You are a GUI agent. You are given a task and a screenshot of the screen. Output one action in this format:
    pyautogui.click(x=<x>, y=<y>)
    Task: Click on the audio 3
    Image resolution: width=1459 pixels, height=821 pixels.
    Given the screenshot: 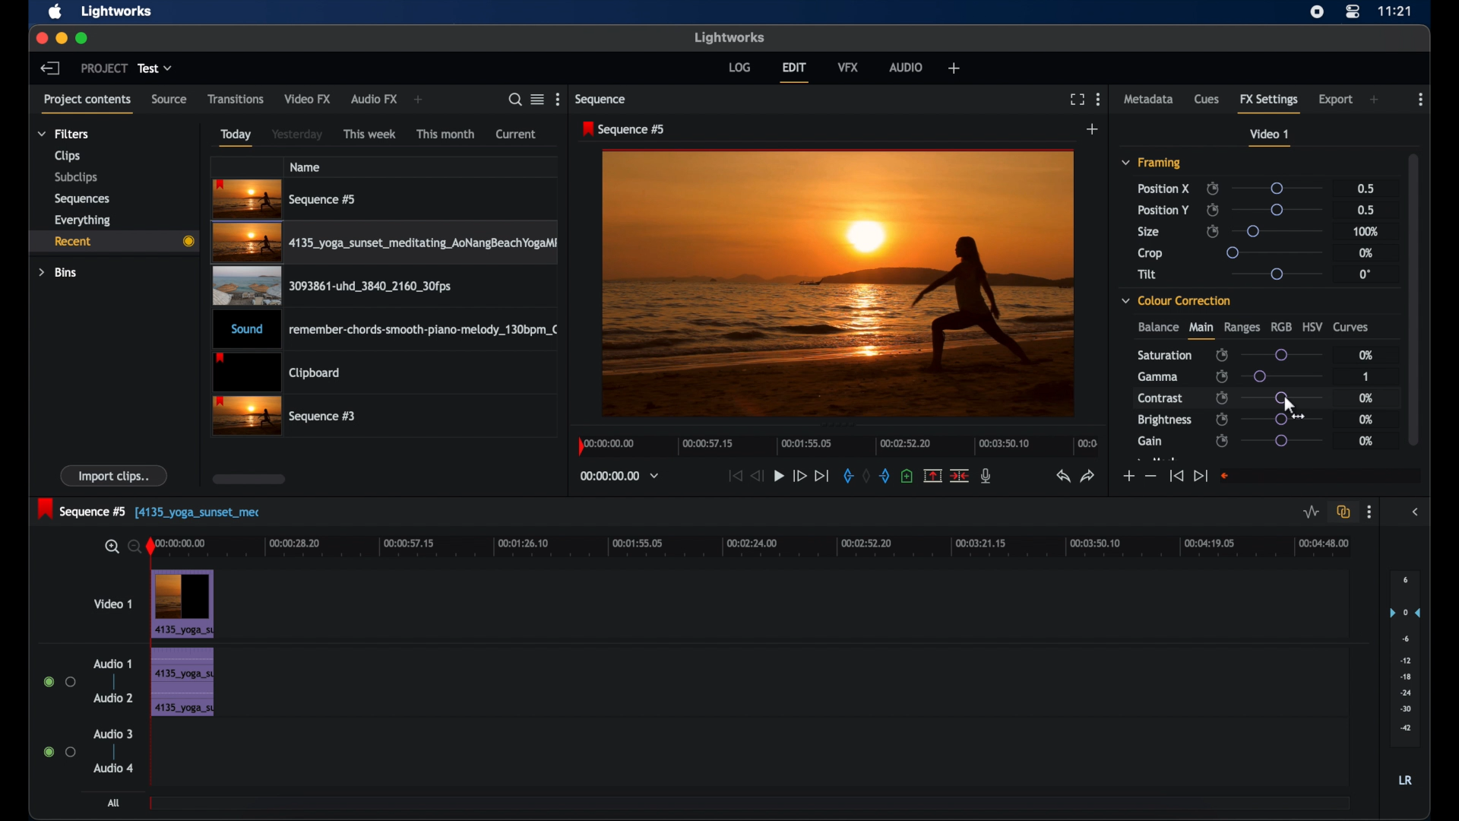 What is the action you would take?
    pyautogui.click(x=114, y=734)
    